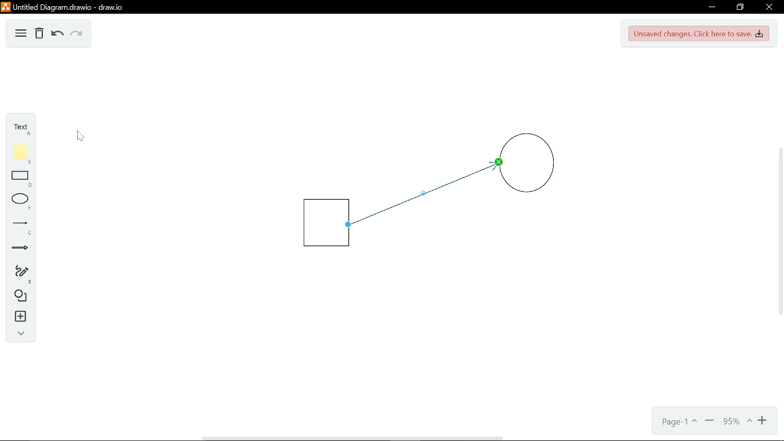 This screenshot has width=784, height=441. I want to click on Page options, so click(677, 423).